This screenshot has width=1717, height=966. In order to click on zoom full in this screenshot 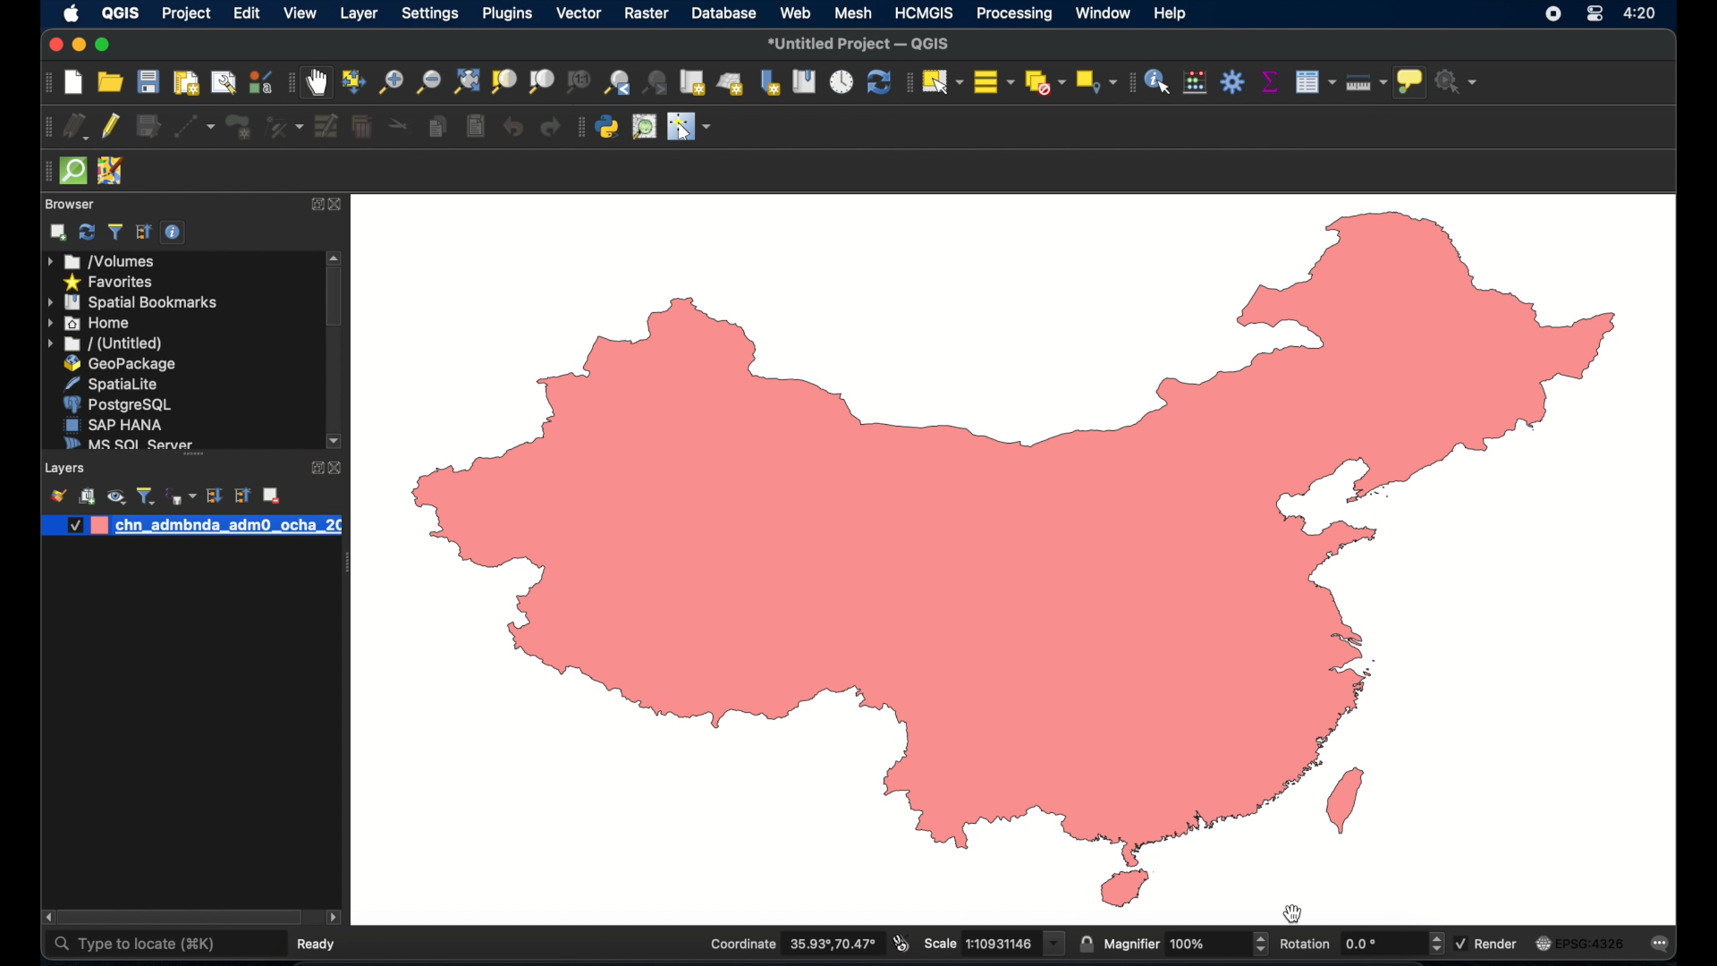, I will do `click(463, 81)`.